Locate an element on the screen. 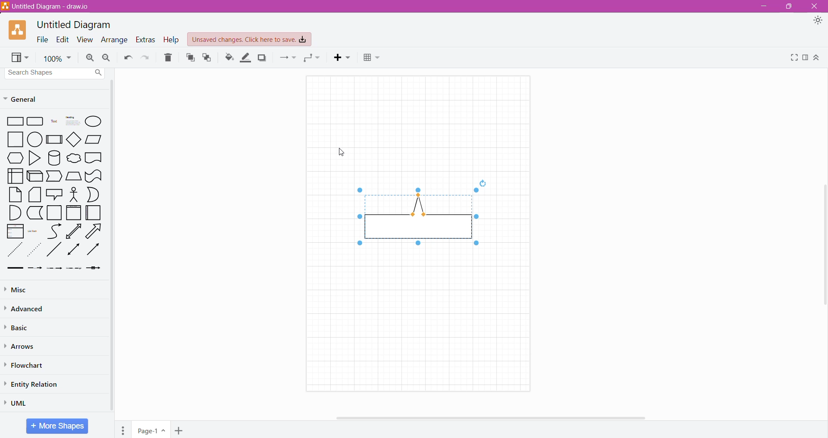 The width and height of the screenshot is (828, 438). Close is located at coordinates (815, 6).